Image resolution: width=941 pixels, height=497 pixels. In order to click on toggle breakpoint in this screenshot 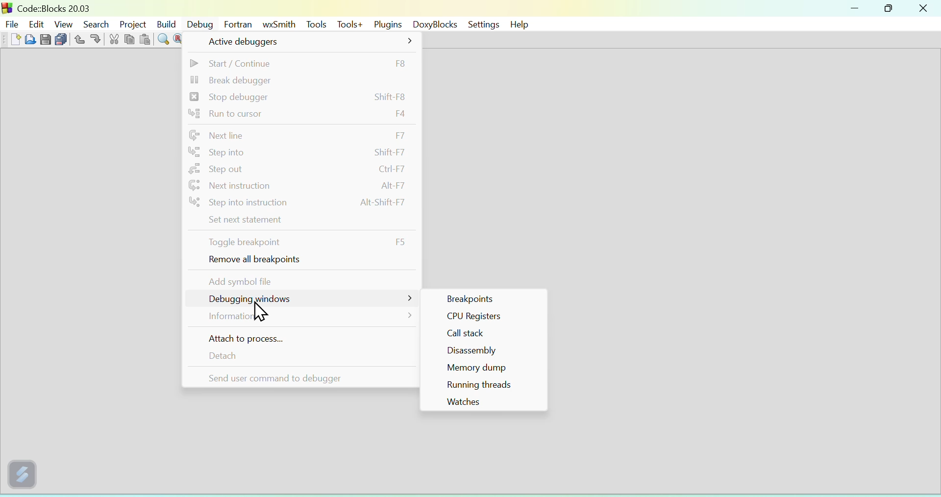, I will do `click(299, 242)`.